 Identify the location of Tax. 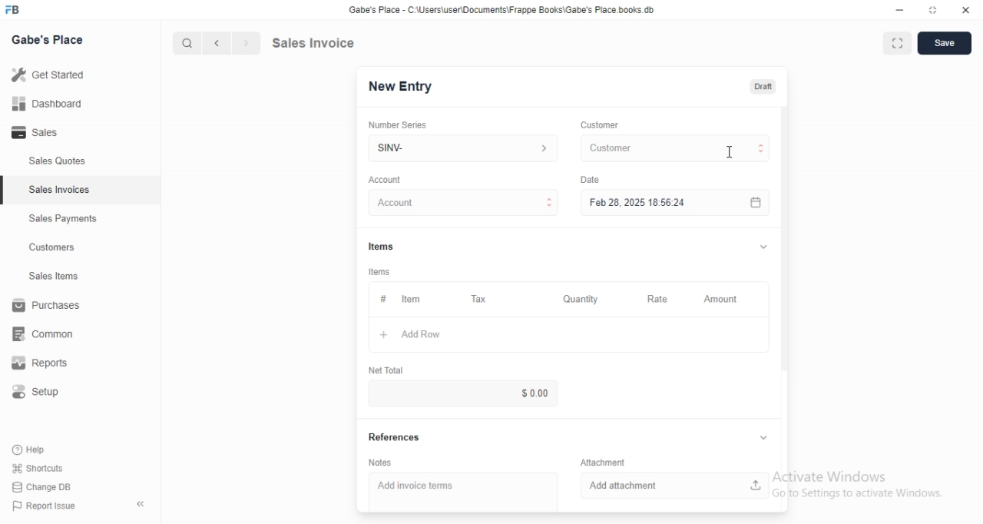
(482, 300).